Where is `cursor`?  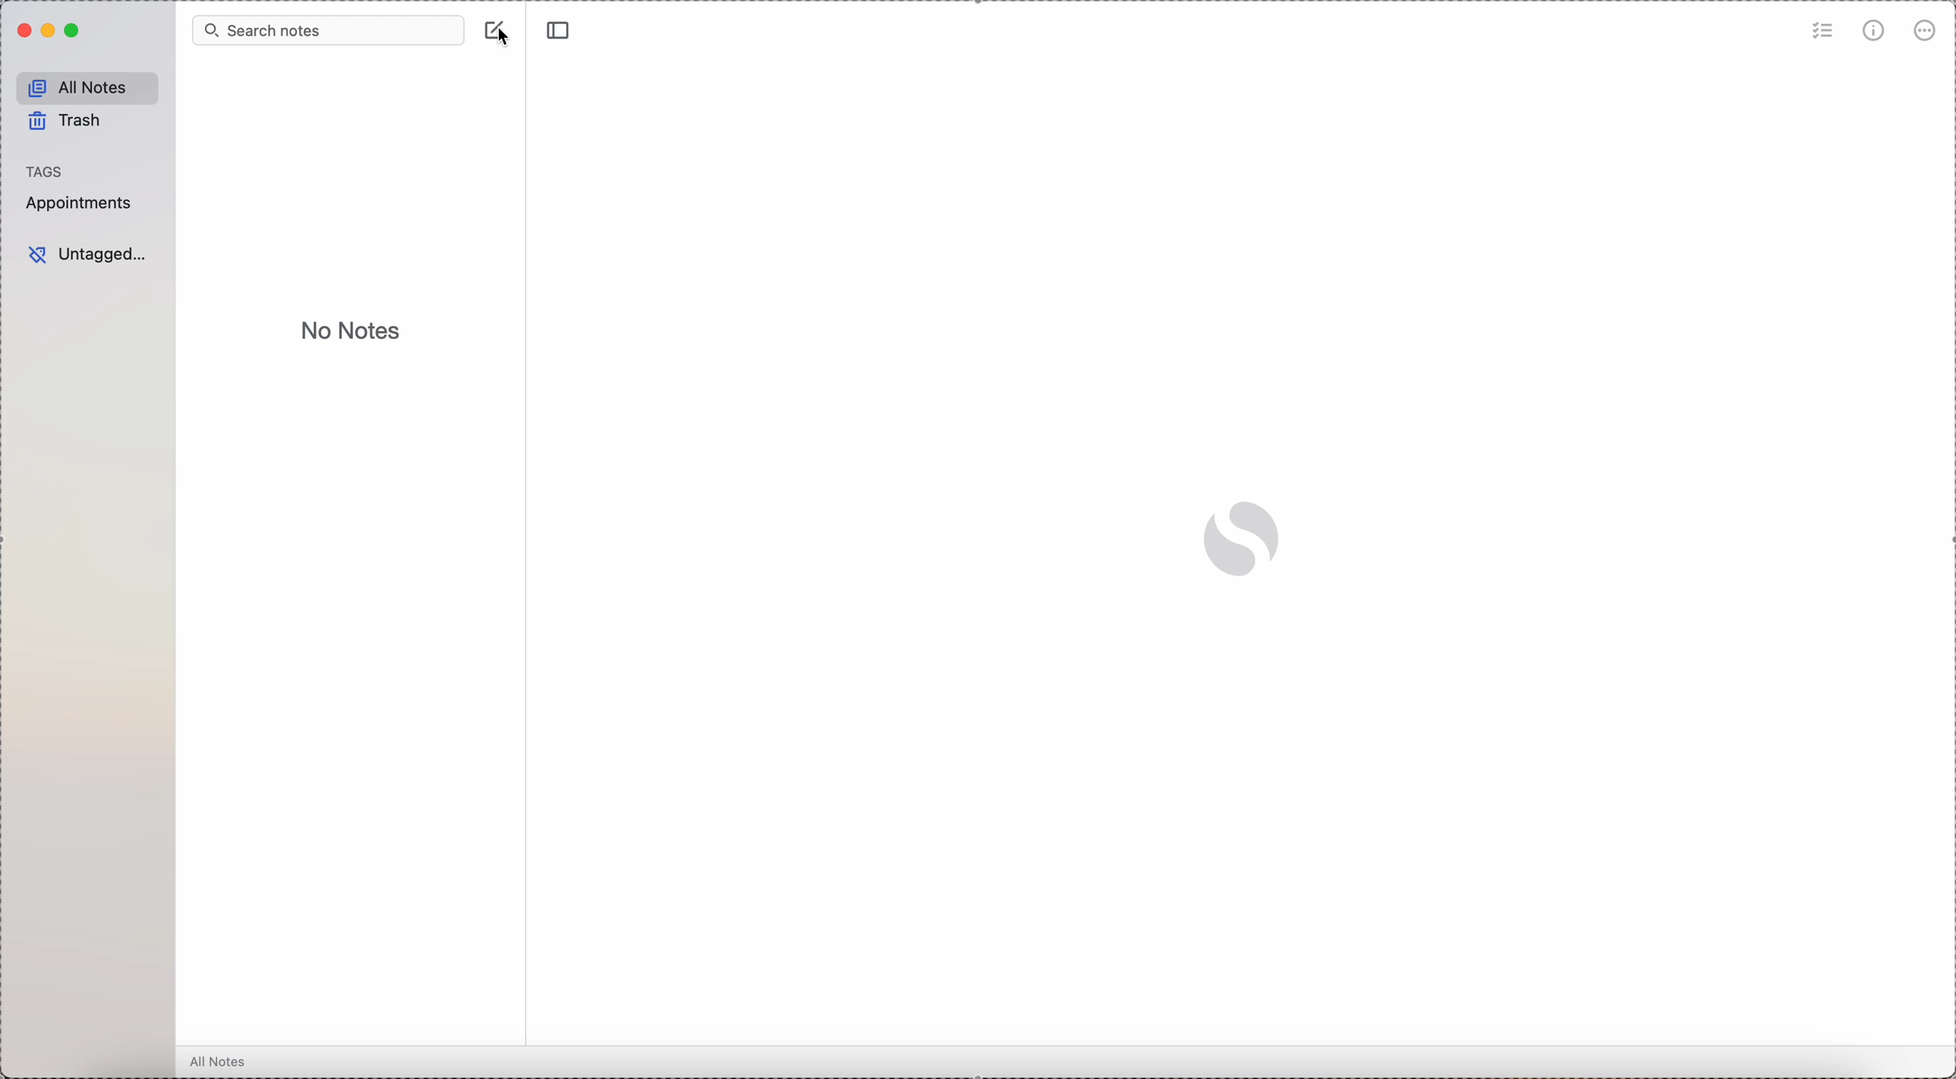 cursor is located at coordinates (513, 40).